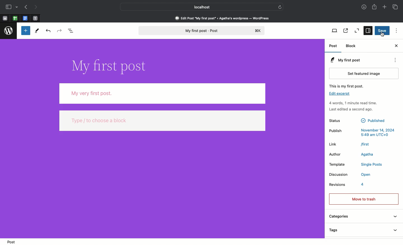 This screenshot has width=403, height=245. I want to click on Post, so click(334, 47).